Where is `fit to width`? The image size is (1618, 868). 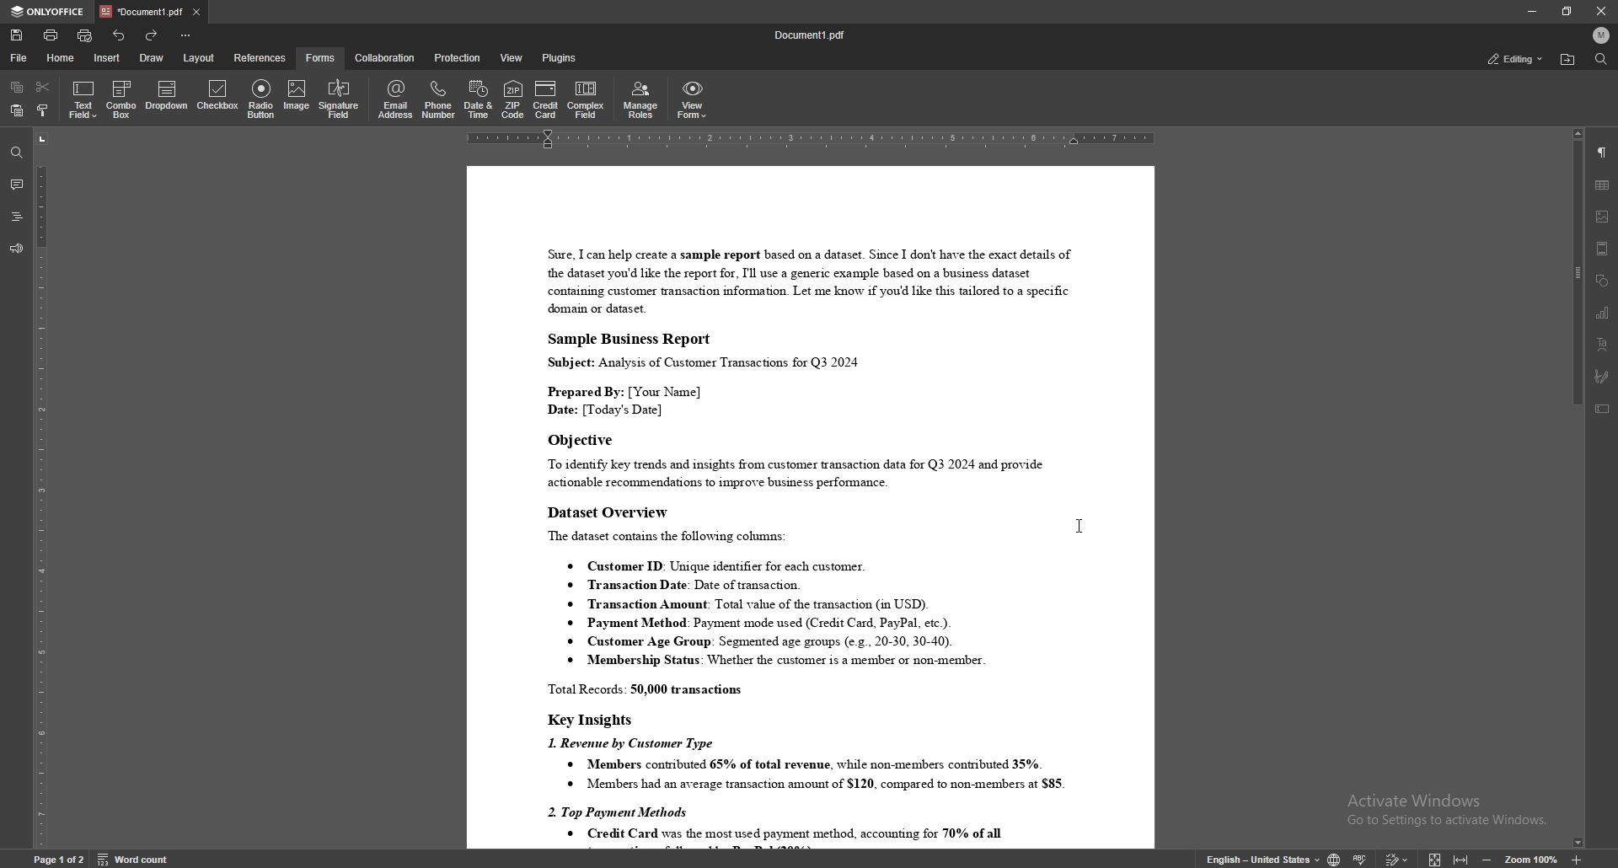 fit to width is located at coordinates (1461, 855).